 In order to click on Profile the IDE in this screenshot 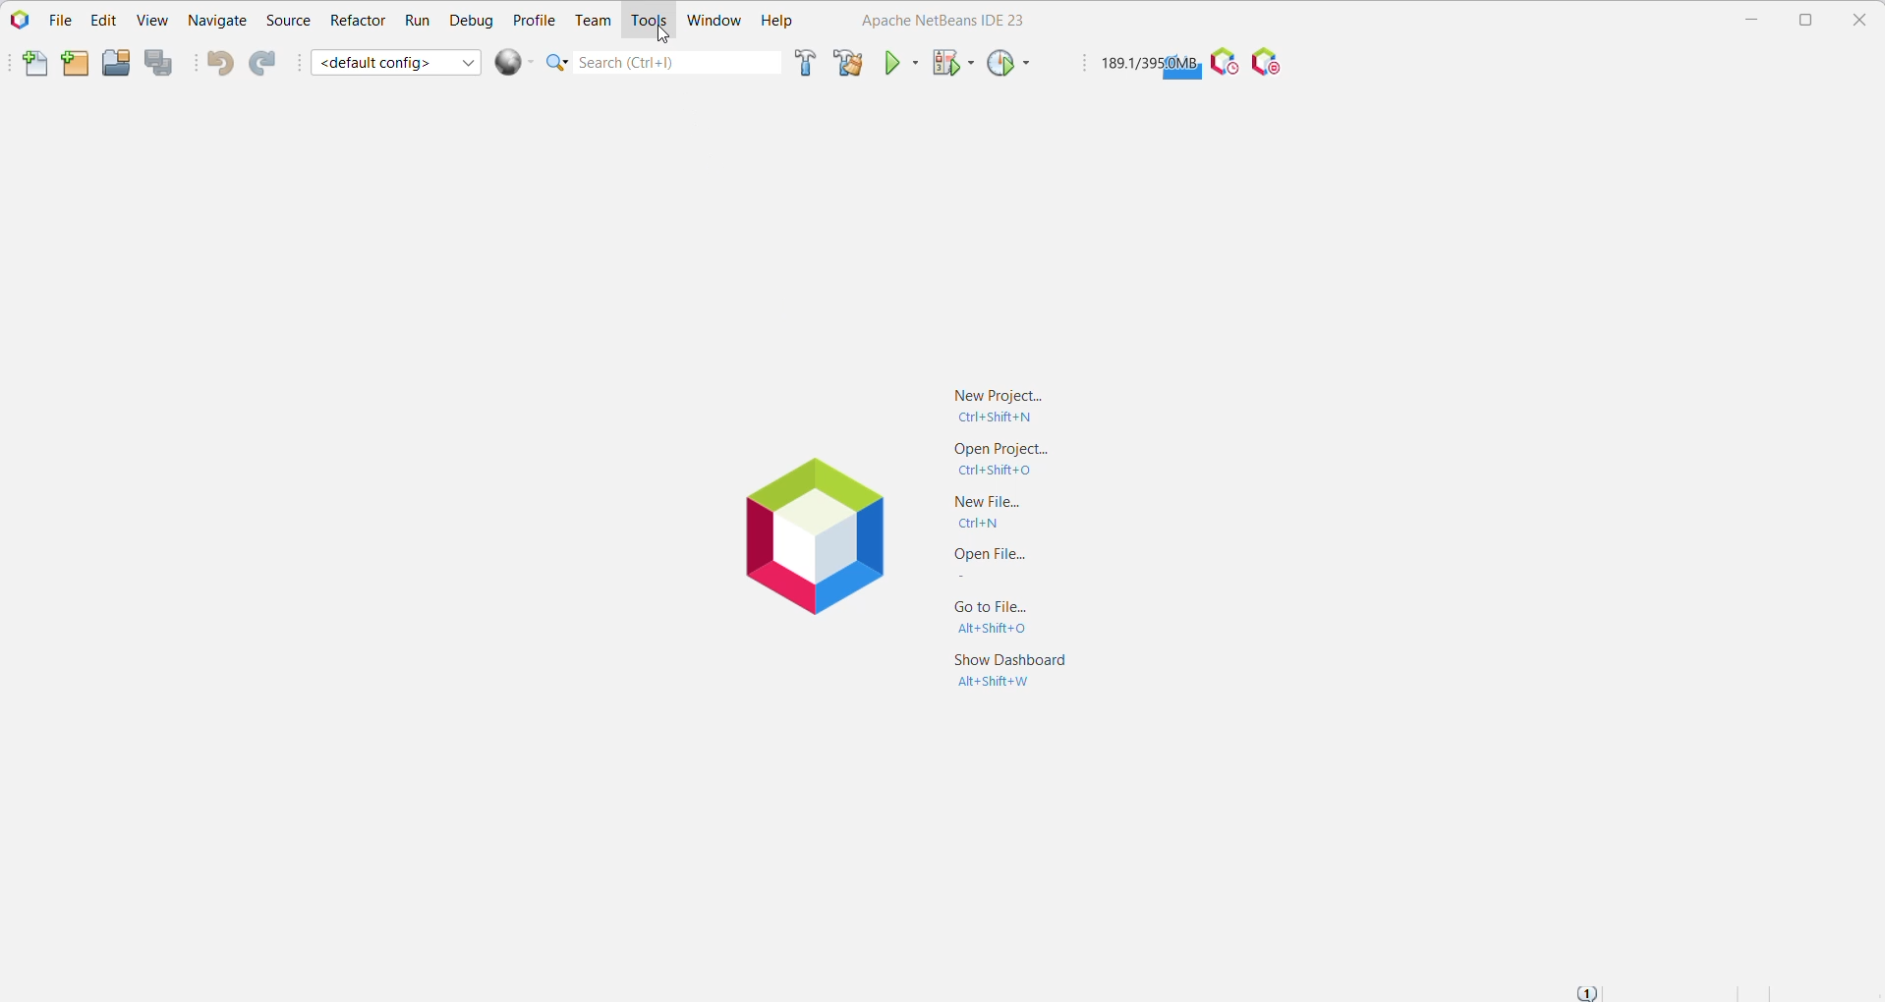, I will do `click(1224, 63)`.